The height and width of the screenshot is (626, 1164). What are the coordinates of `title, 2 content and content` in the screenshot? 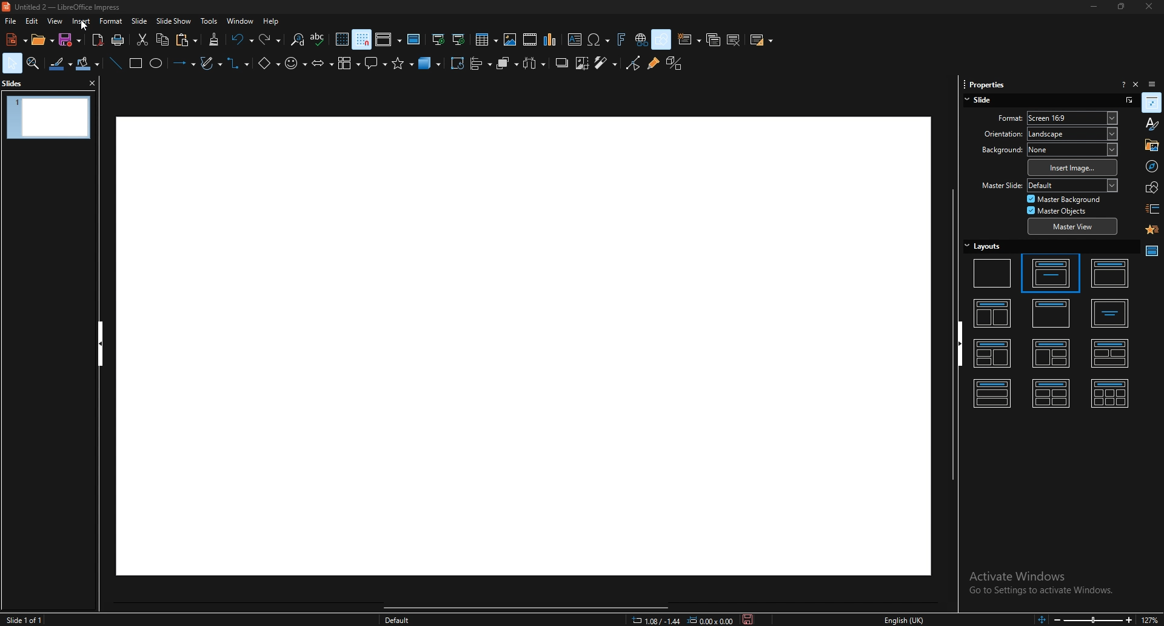 It's located at (993, 352).